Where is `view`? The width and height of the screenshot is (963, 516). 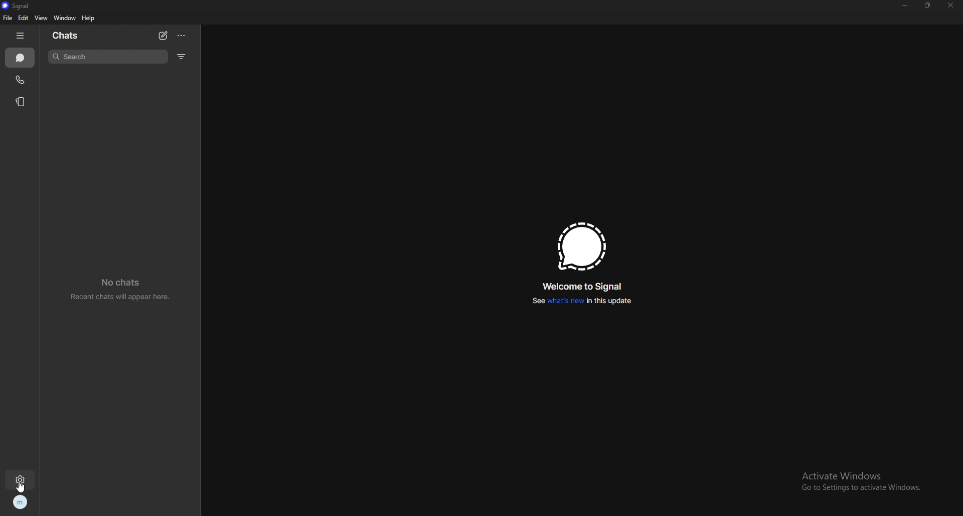 view is located at coordinates (41, 18).